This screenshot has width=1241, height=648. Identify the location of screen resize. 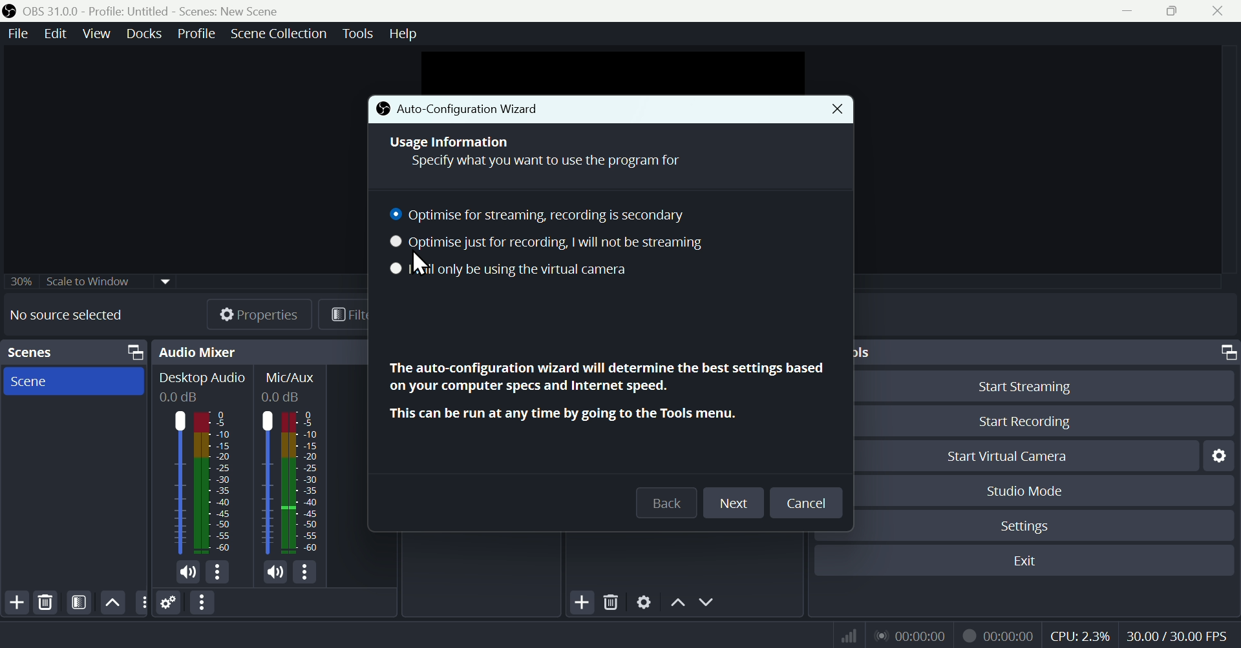
(131, 352).